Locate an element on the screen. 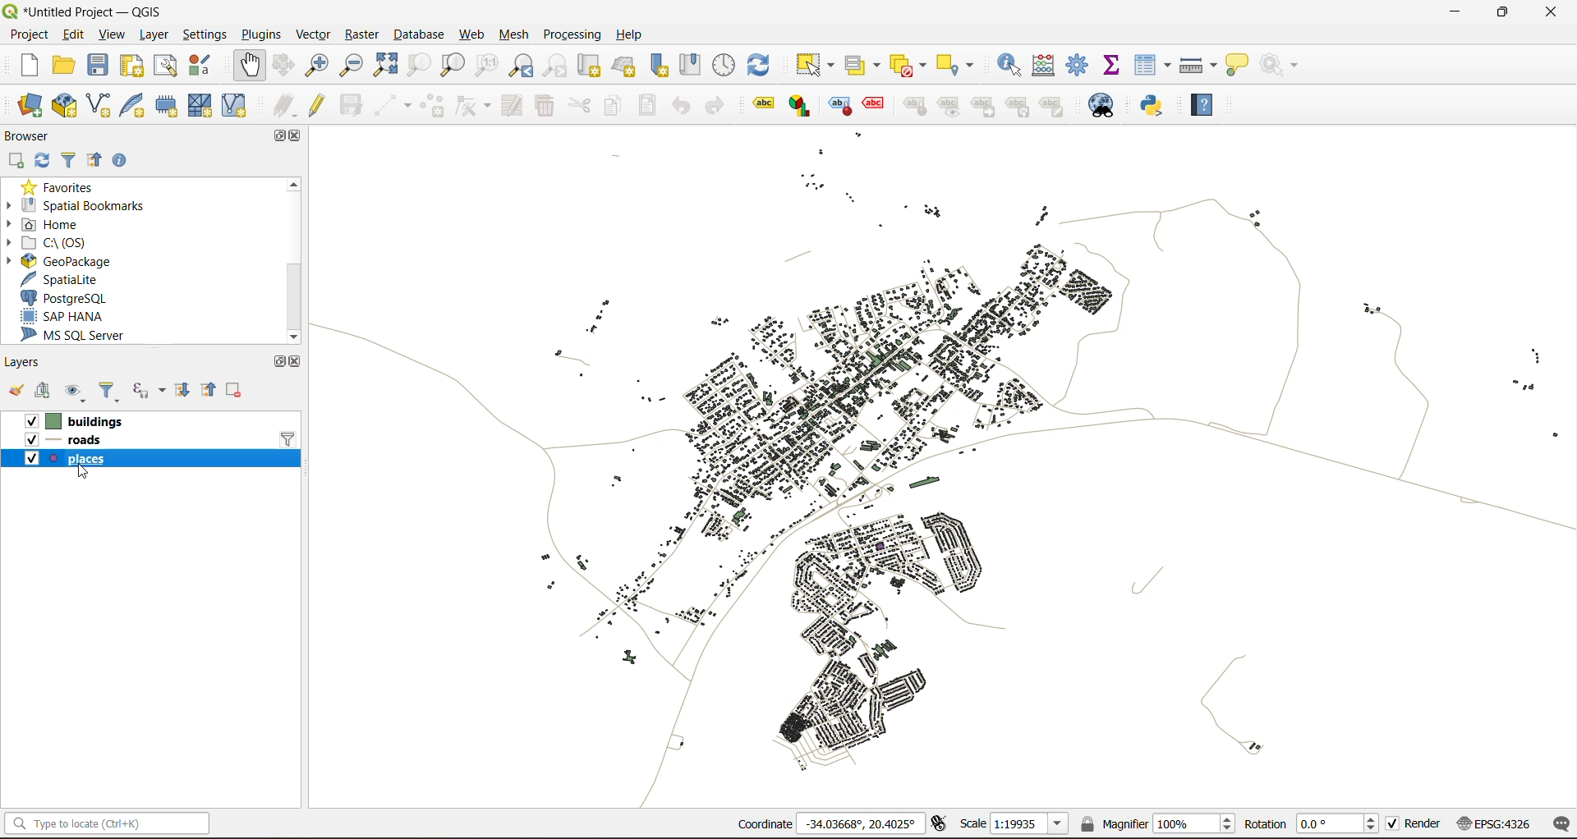 The width and height of the screenshot is (1577, 839). new mesh is located at coordinates (199, 105).